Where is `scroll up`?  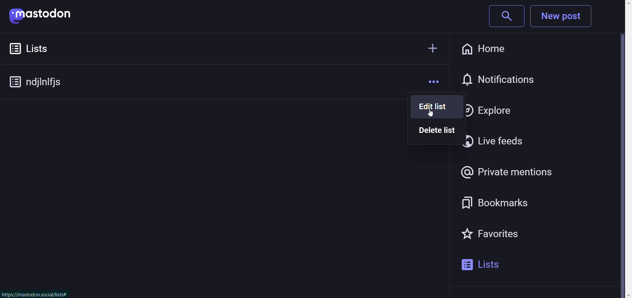 scroll up is located at coordinates (622, 4).